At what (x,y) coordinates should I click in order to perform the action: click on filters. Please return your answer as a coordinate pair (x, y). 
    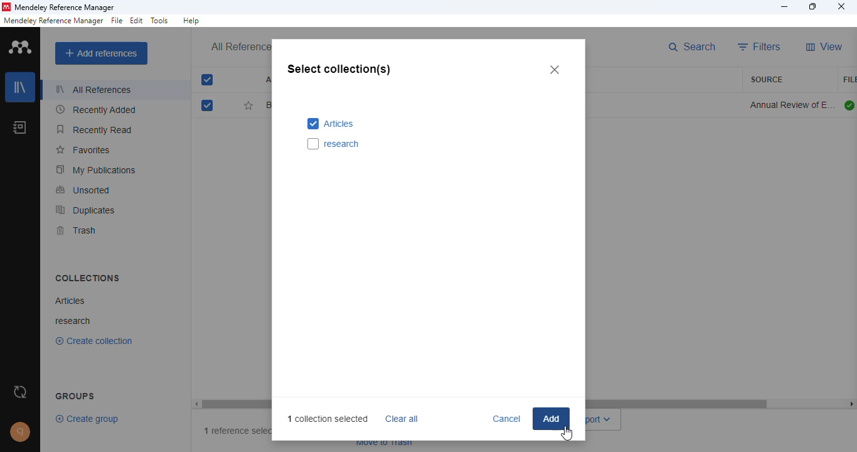
    Looking at the image, I should click on (760, 46).